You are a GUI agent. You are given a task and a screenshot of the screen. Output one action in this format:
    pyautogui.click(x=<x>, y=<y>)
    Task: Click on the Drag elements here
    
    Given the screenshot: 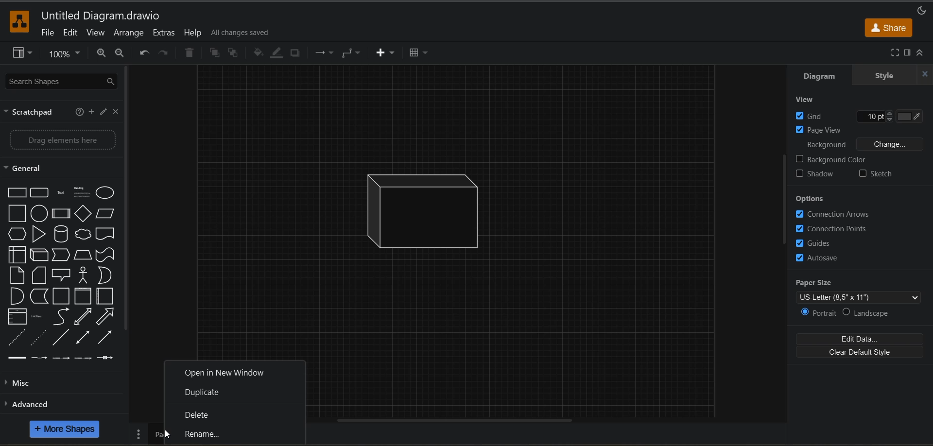 What is the action you would take?
    pyautogui.click(x=63, y=140)
    